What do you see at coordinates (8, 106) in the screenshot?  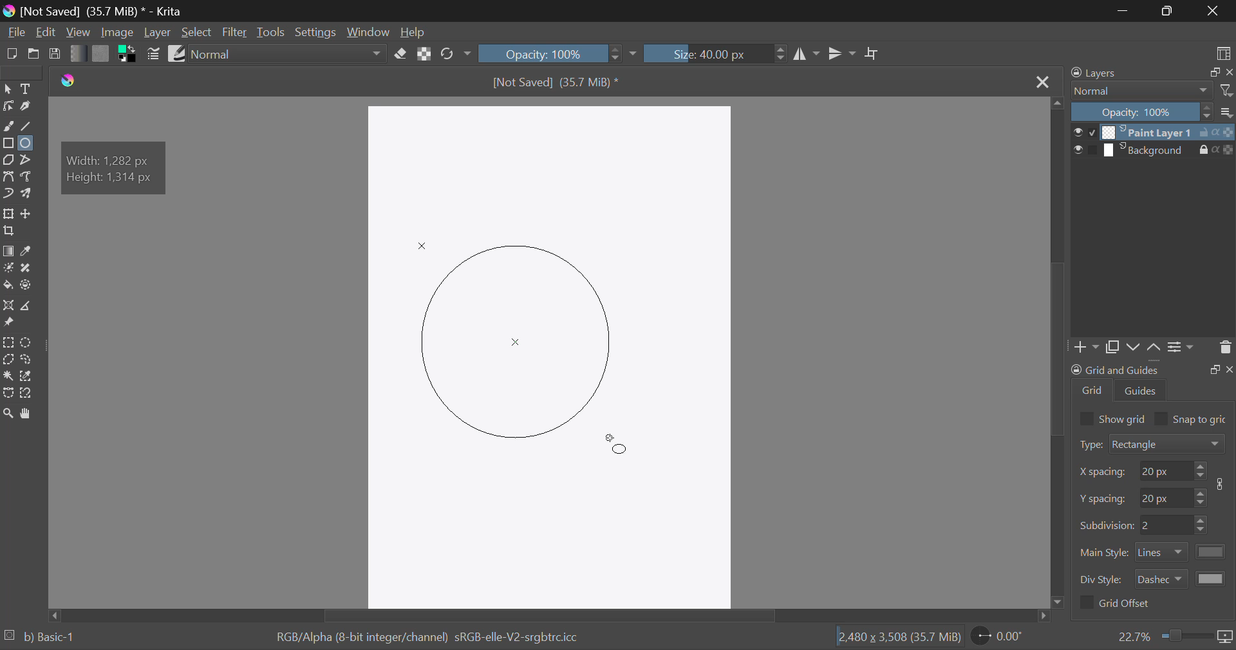 I see `Edit Shapes` at bounding box center [8, 106].